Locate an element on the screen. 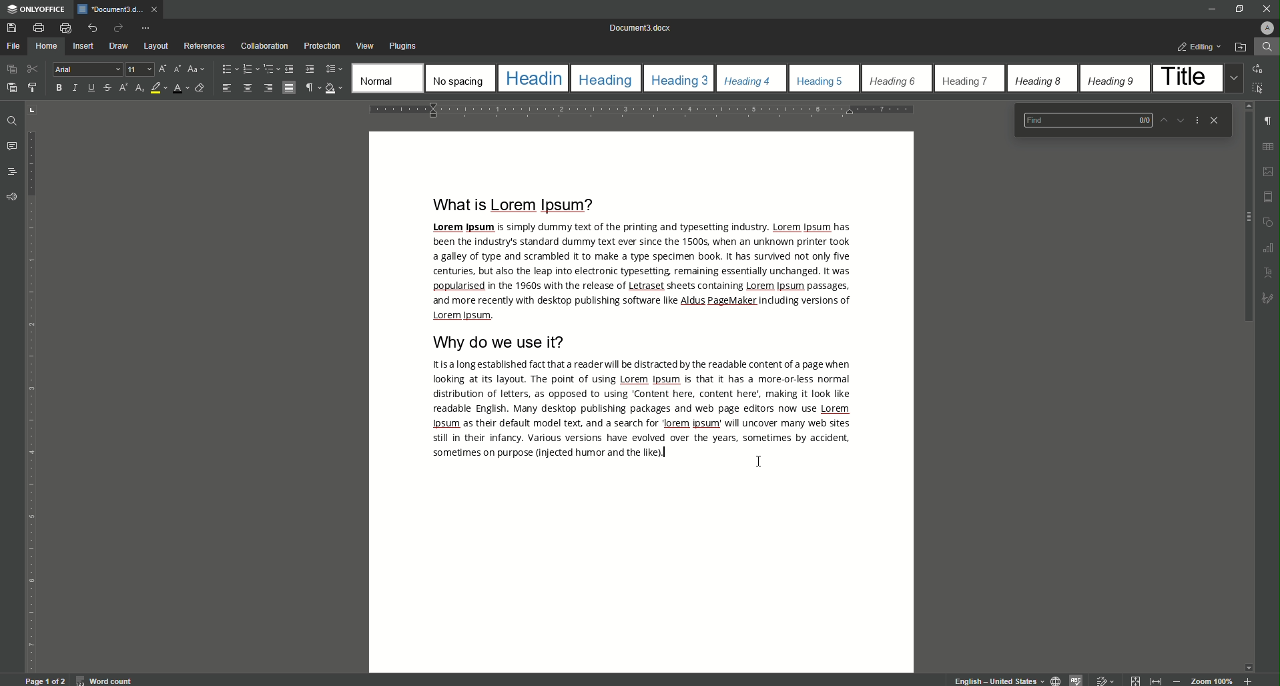 This screenshot has height=686, width=1280. photo is located at coordinates (1269, 167).